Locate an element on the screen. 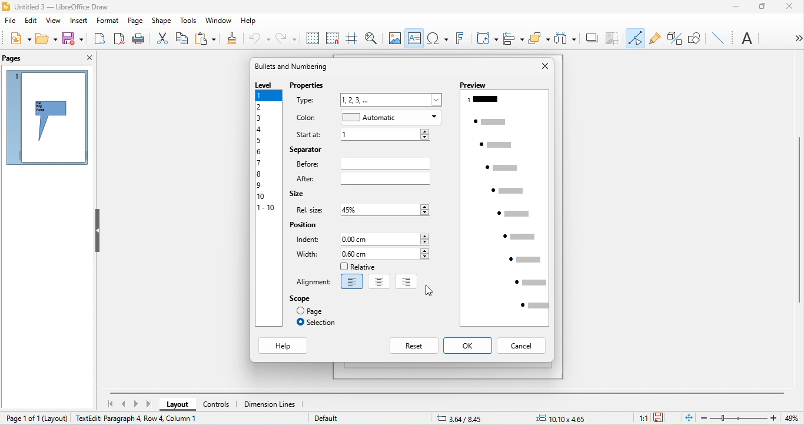 The height and width of the screenshot is (425, 804). width is located at coordinates (306, 253).